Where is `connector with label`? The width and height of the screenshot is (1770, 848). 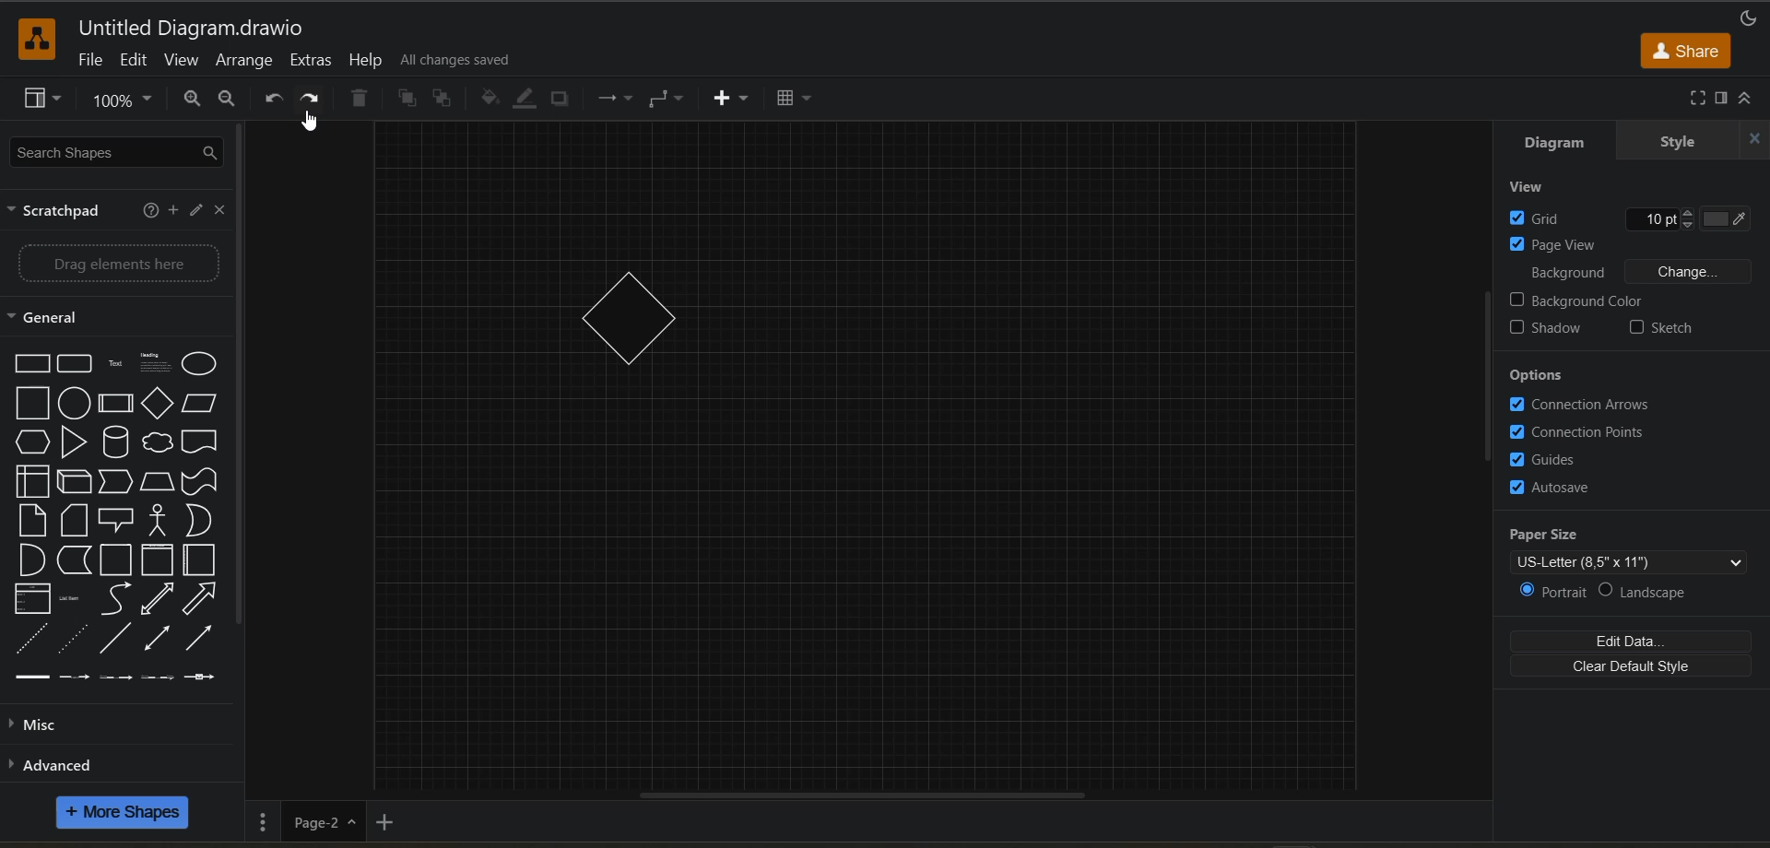 connector with label is located at coordinates (75, 678).